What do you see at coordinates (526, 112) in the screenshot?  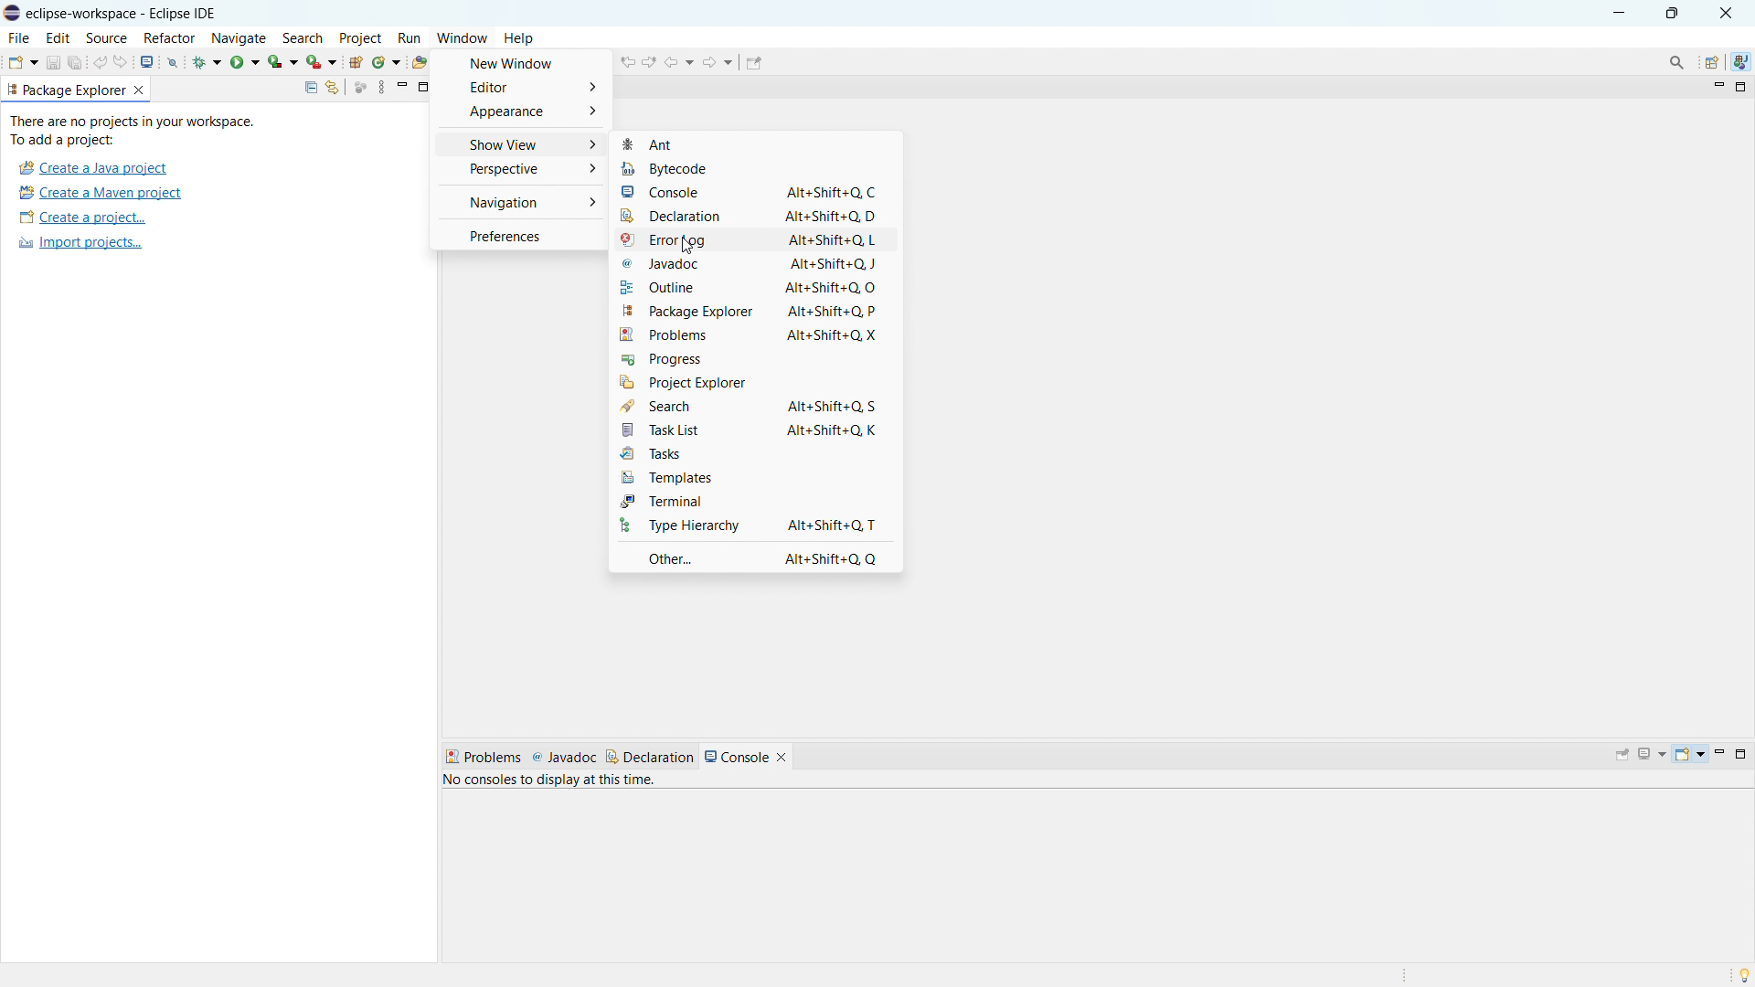 I see `Appearance` at bounding box center [526, 112].